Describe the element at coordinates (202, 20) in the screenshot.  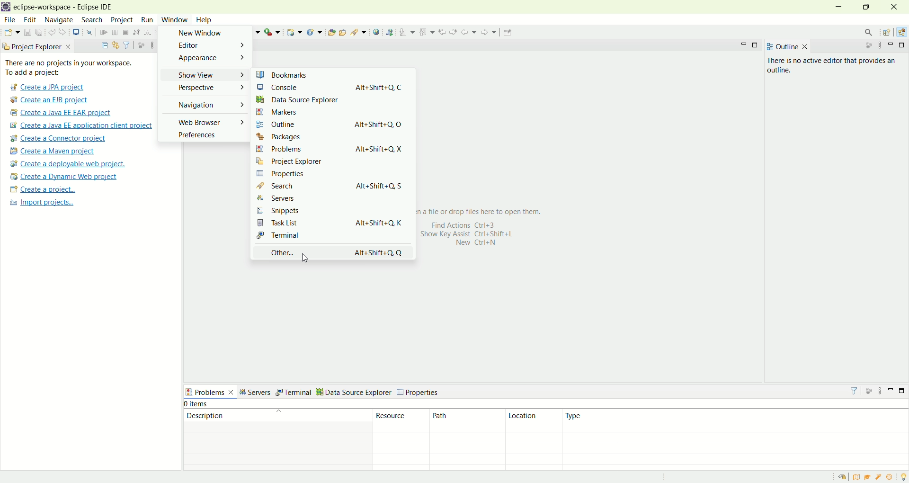
I see `help` at that location.